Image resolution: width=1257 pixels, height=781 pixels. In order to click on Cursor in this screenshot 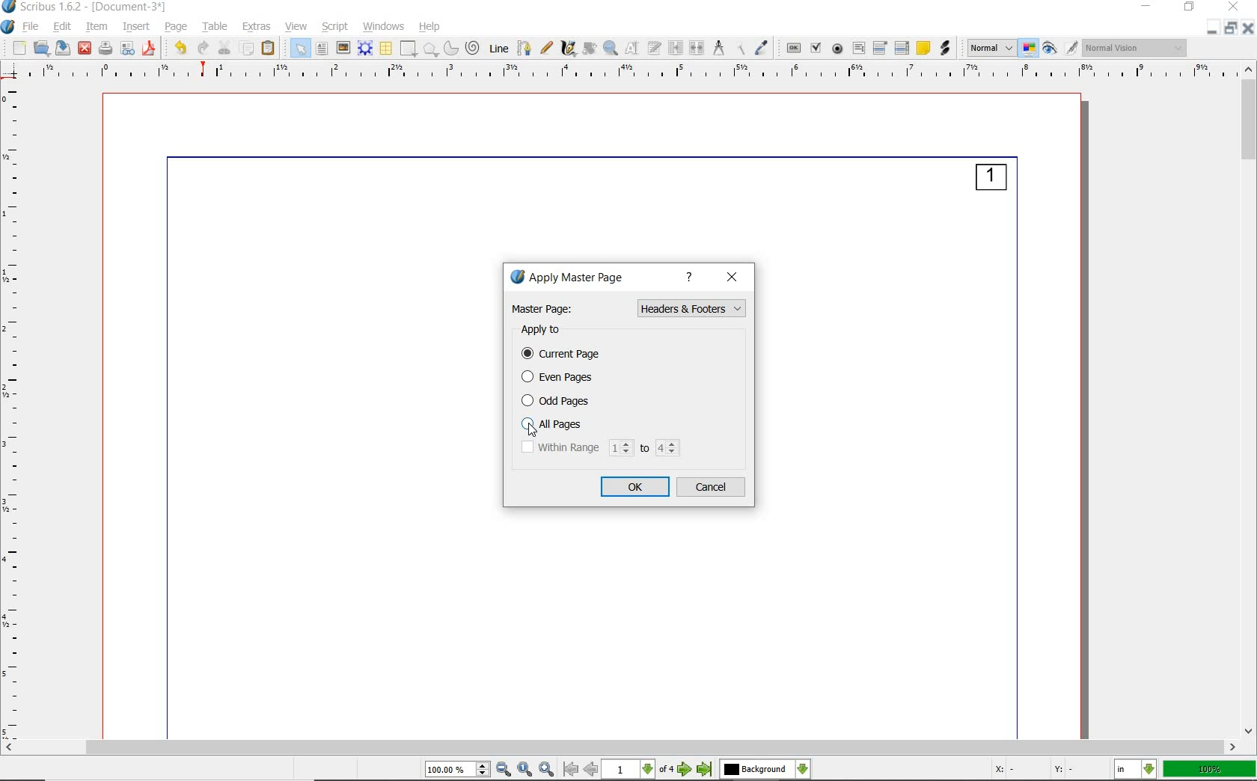, I will do `click(535, 431)`.